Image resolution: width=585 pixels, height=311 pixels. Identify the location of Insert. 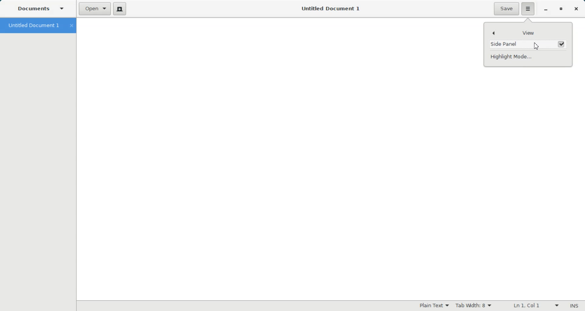
(574, 306).